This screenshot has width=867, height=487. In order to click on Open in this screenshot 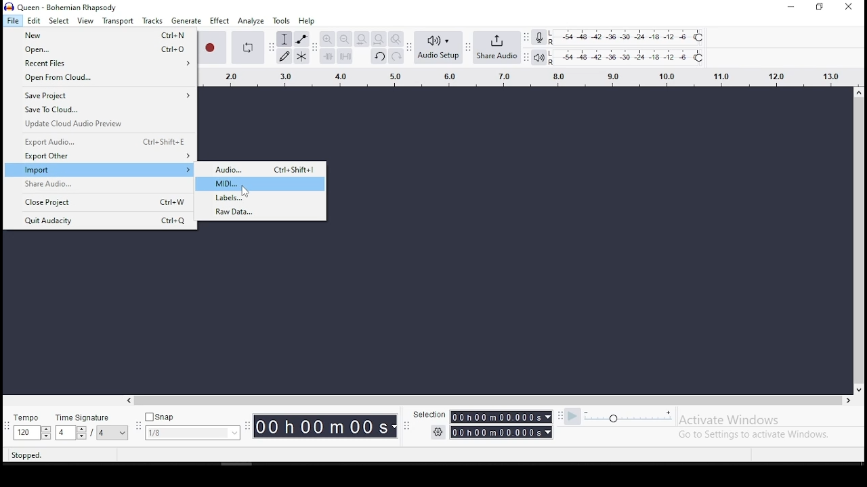, I will do `click(99, 50)`.